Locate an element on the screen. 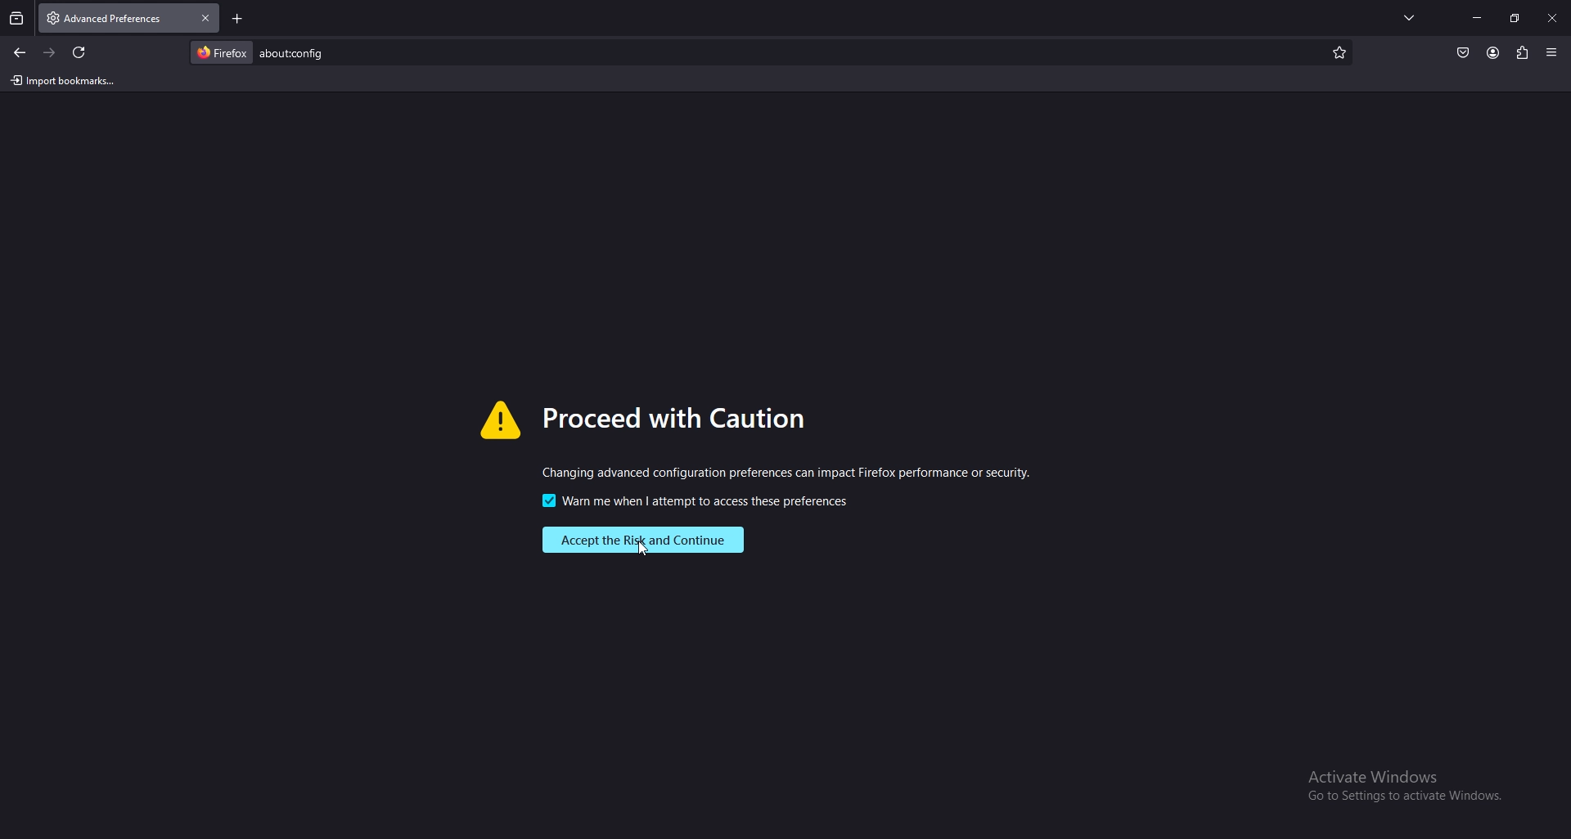  minimize is located at coordinates (1478, 17).